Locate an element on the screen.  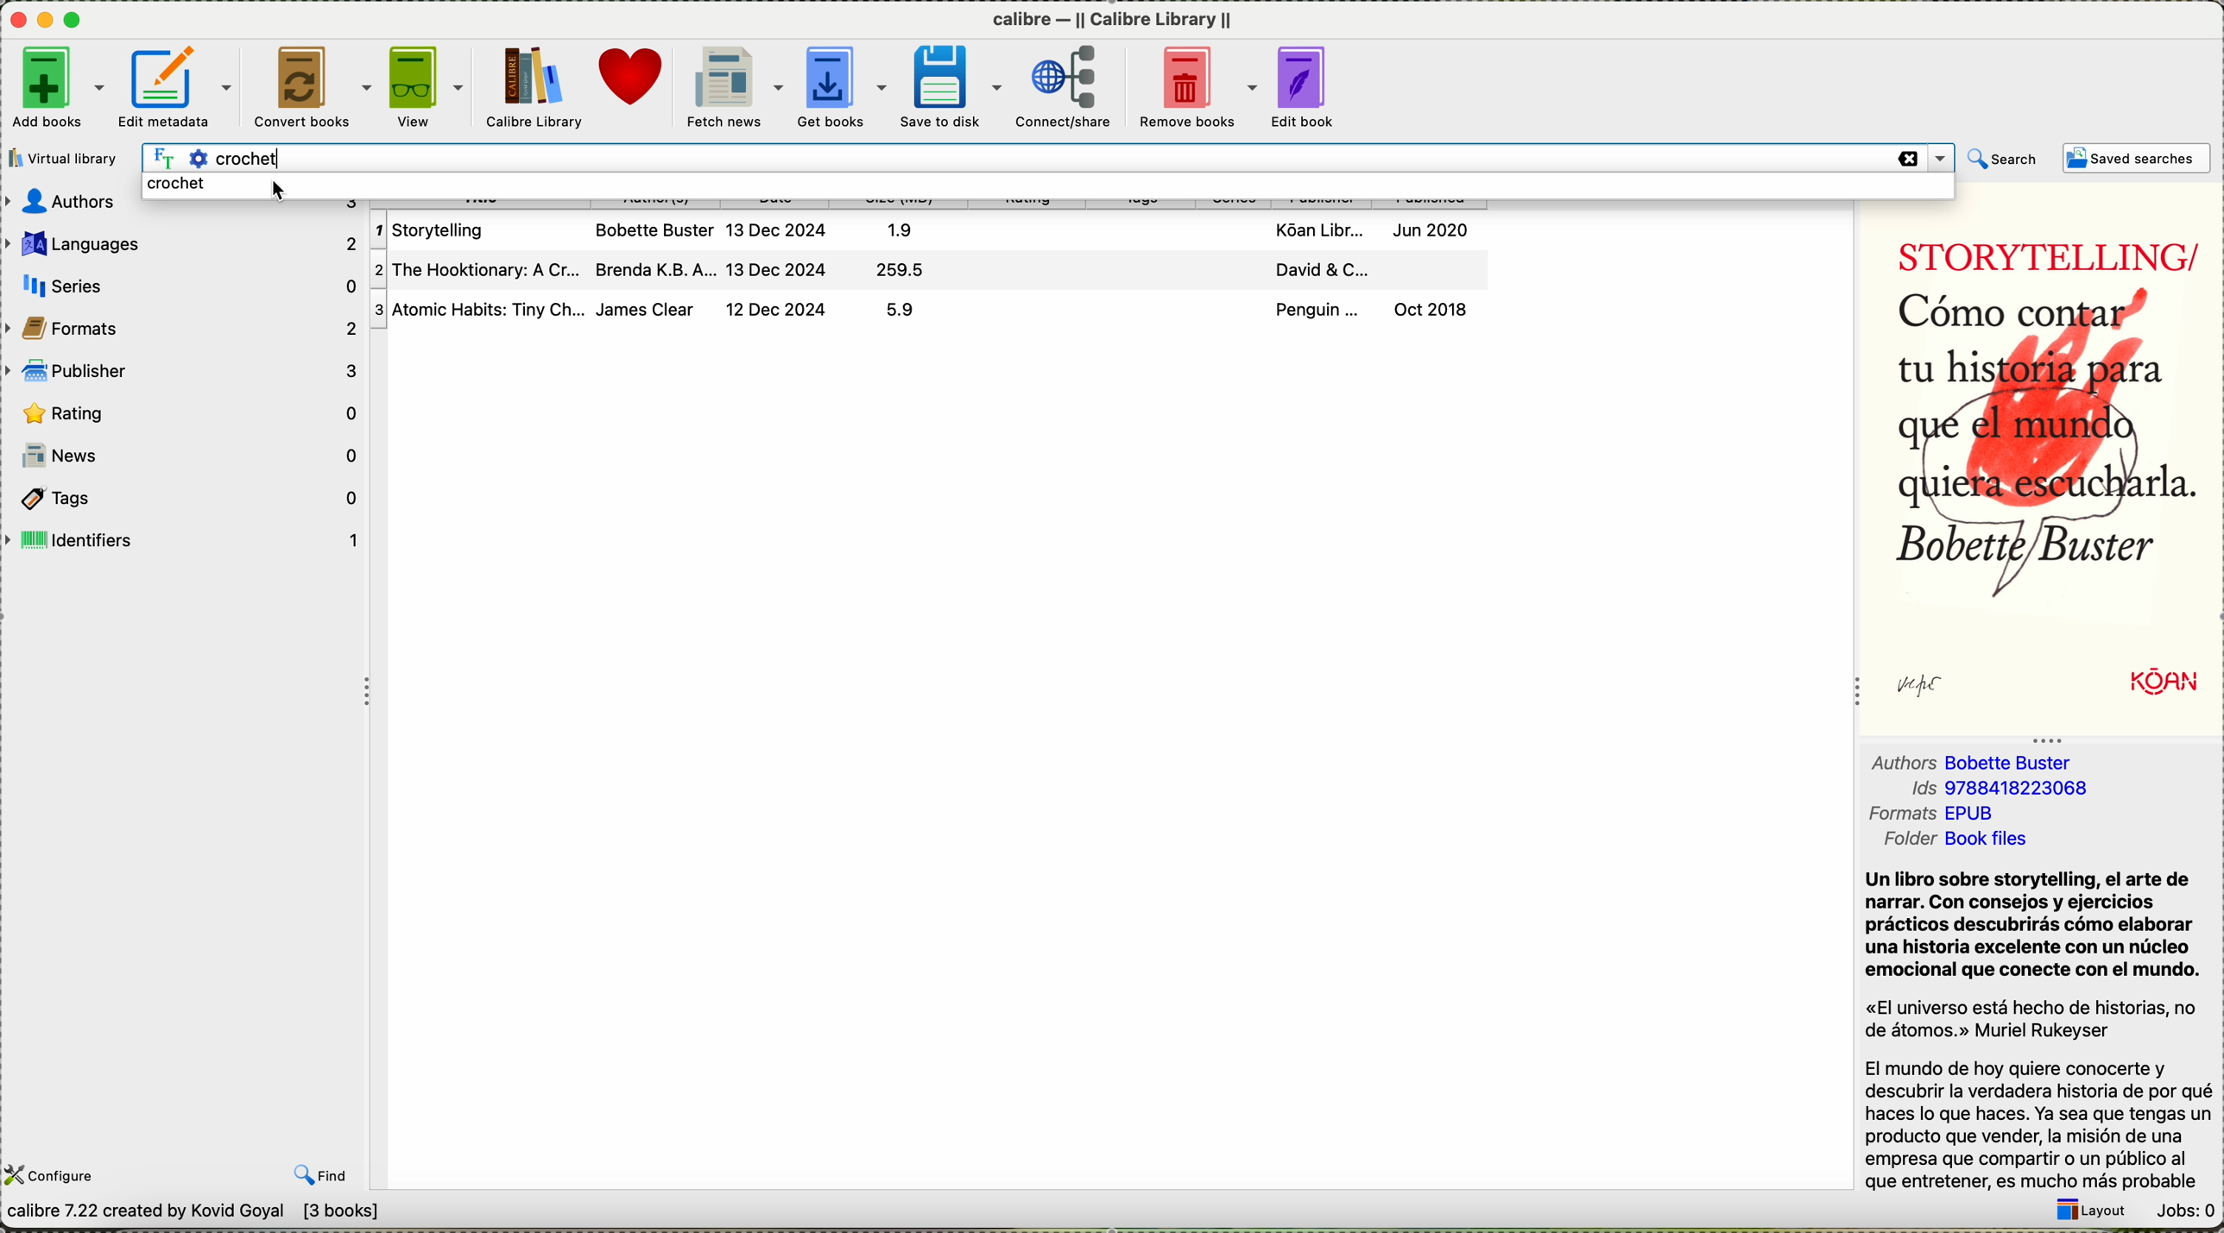
9788418223068 is located at coordinates (2025, 791).